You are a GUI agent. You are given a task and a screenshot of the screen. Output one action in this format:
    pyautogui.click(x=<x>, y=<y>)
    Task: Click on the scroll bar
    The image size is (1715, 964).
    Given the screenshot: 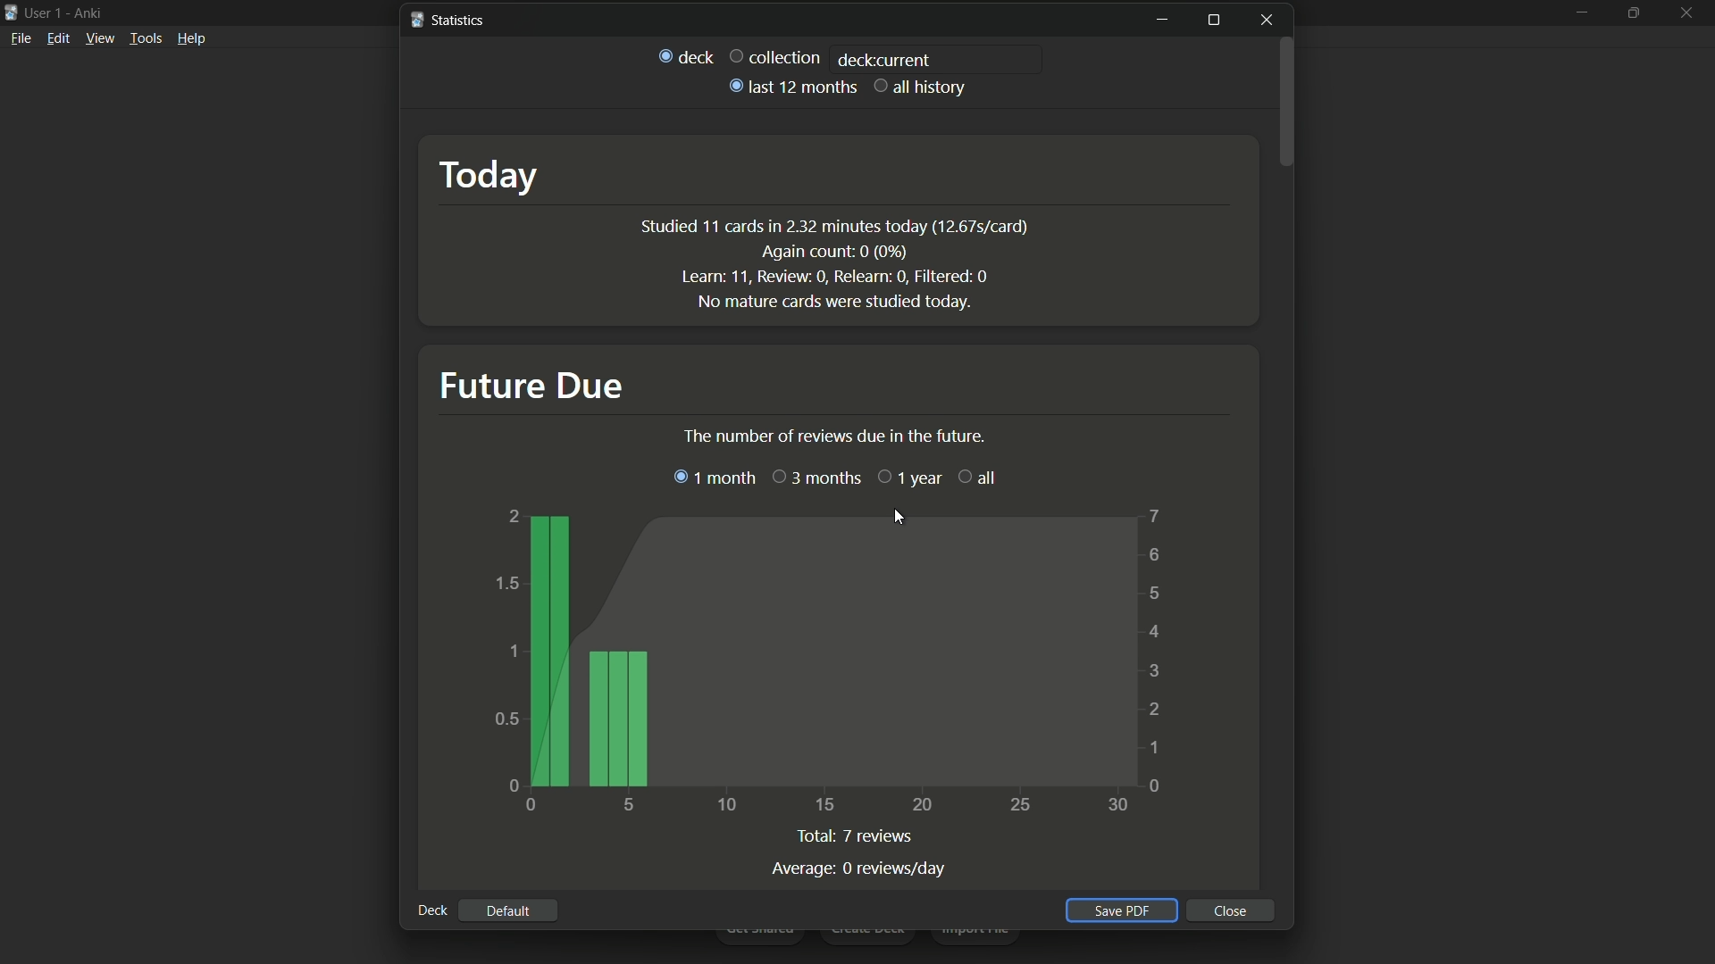 What is the action you would take?
    pyautogui.click(x=1287, y=103)
    